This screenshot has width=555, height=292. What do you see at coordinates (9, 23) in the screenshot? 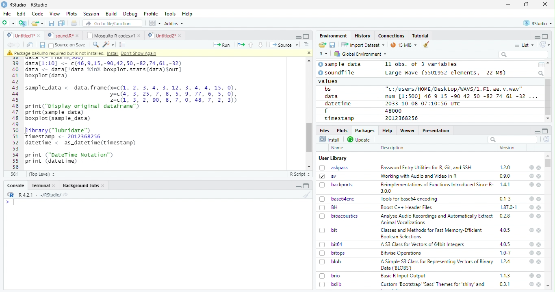
I see `New file` at bounding box center [9, 23].